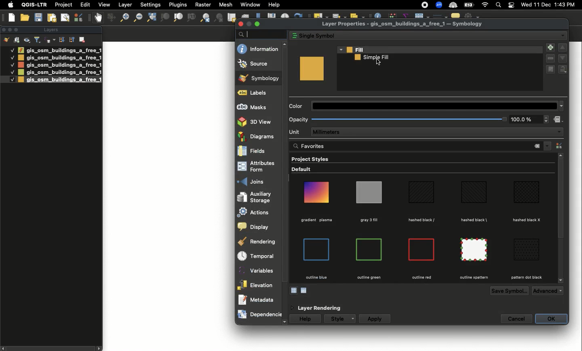 The height and width of the screenshot is (351, 582). I want to click on 1:43 PM, so click(566, 4).